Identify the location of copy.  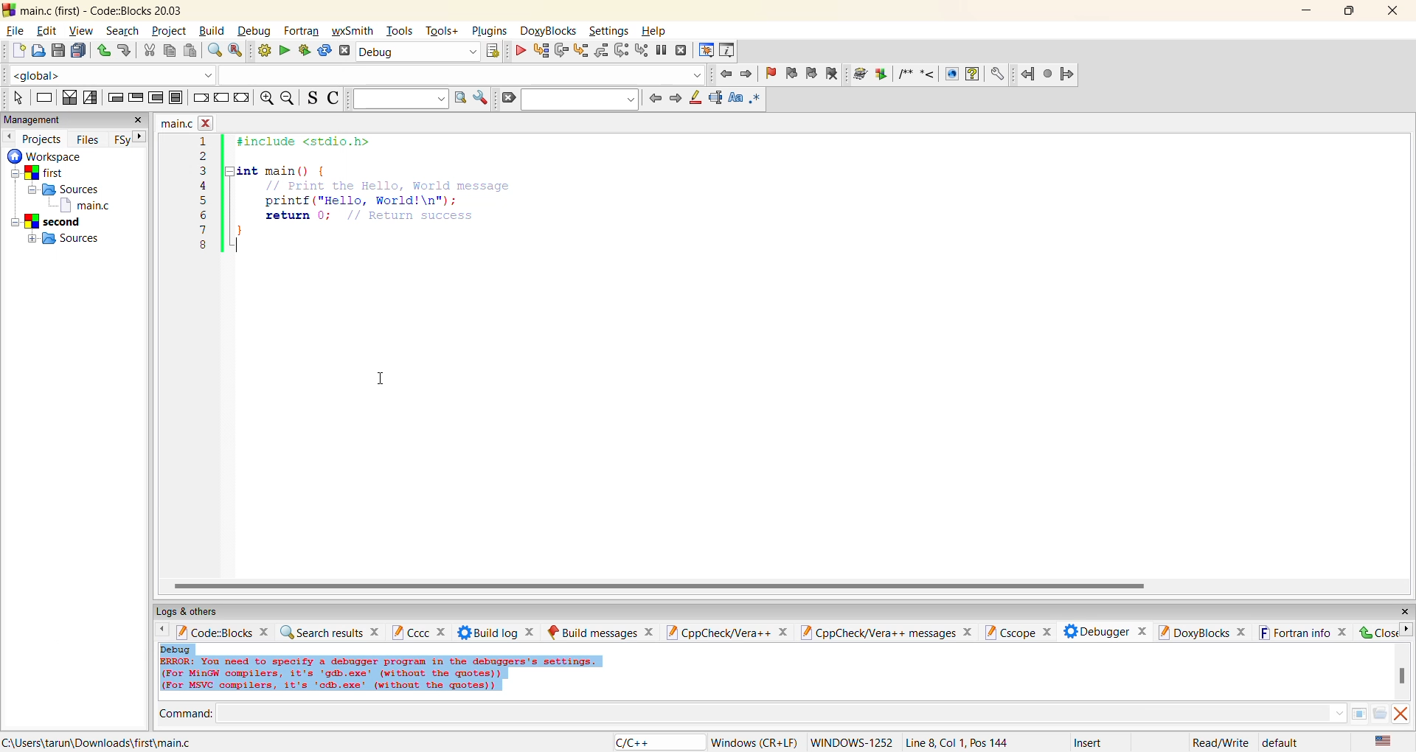
(167, 52).